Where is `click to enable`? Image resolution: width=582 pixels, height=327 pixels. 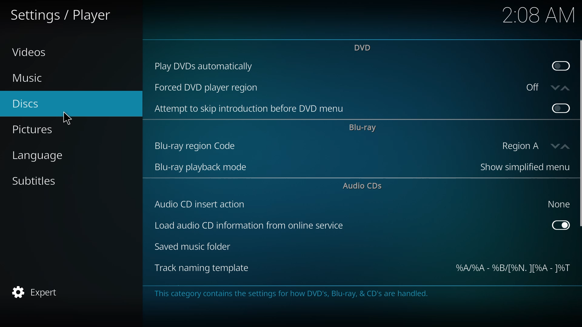
click to enable is located at coordinates (560, 107).